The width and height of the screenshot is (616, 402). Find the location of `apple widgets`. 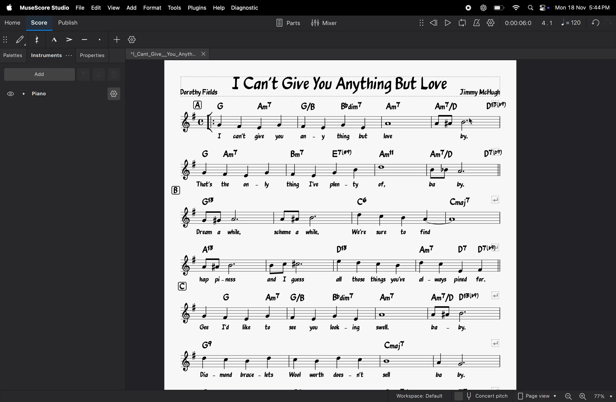

apple widgets is located at coordinates (537, 8).